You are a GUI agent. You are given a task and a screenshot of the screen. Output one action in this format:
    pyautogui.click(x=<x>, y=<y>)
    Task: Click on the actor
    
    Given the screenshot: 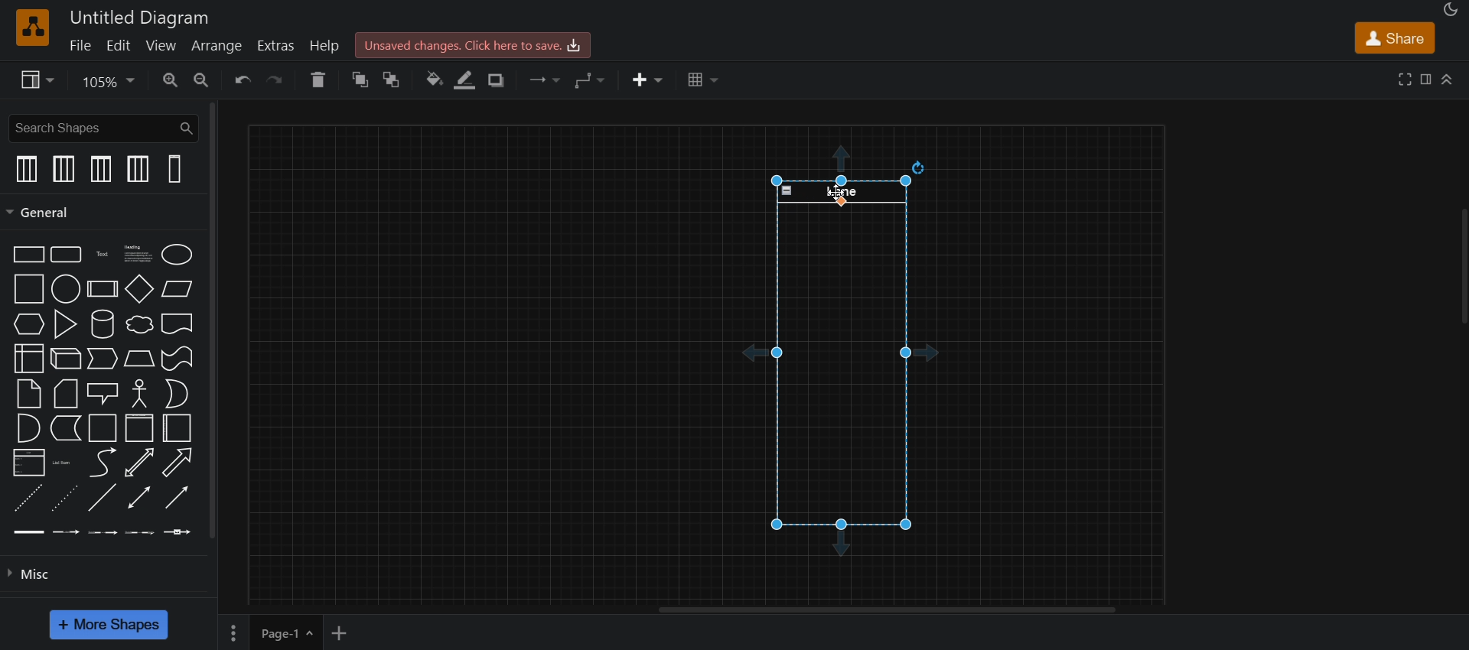 What is the action you would take?
    pyautogui.click(x=141, y=395)
    